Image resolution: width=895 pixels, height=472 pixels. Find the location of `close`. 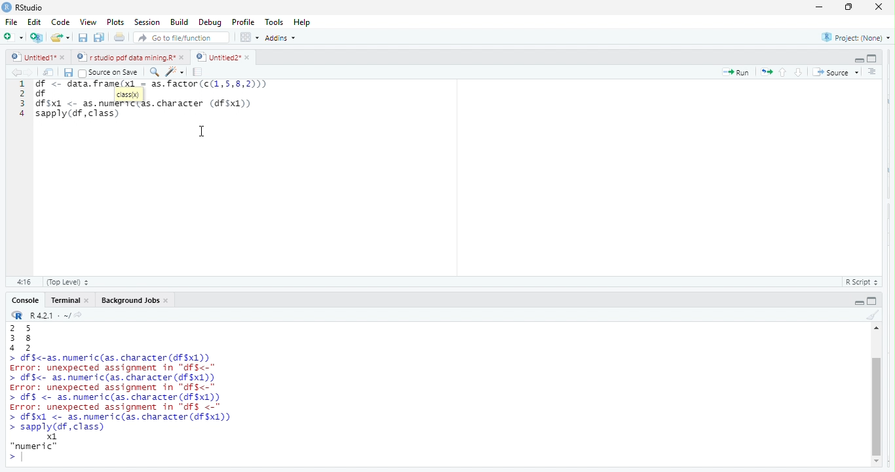

close is located at coordinates (183, 58).